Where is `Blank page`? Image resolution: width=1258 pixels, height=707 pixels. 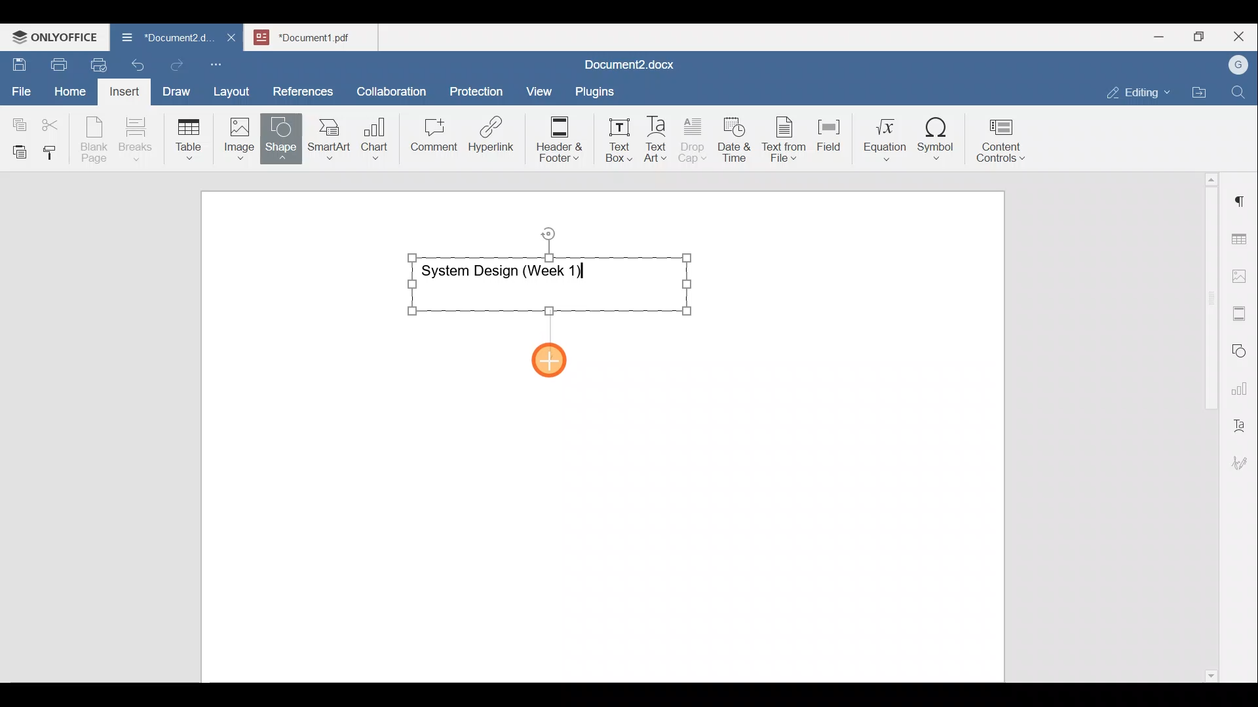
Blank page is located at coordinates (96, 139).